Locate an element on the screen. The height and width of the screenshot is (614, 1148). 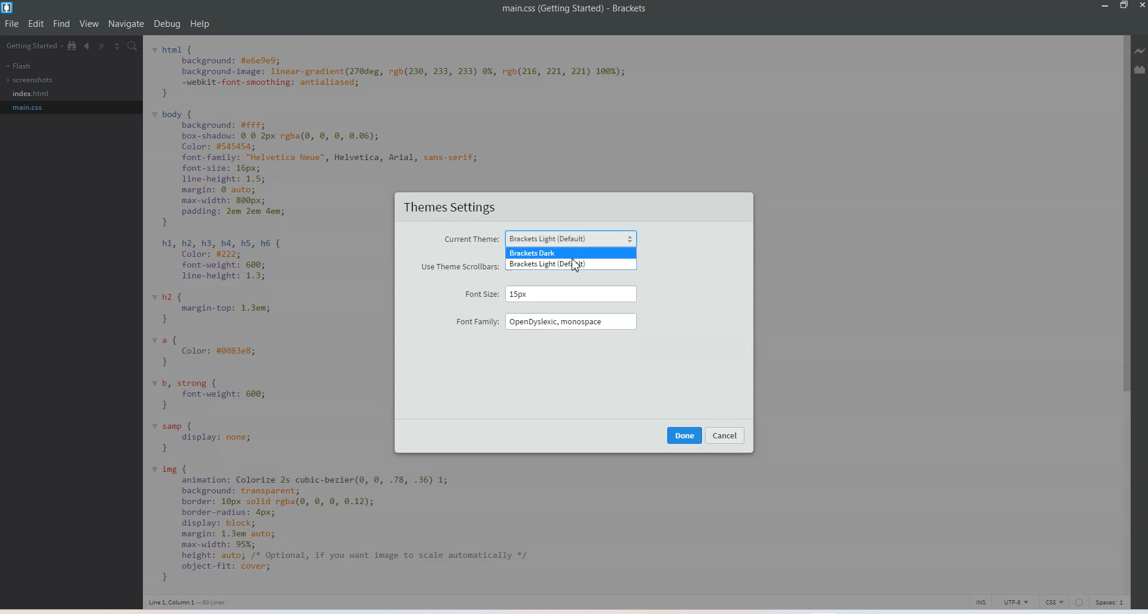
Edit is located at coordinates (36, 23).